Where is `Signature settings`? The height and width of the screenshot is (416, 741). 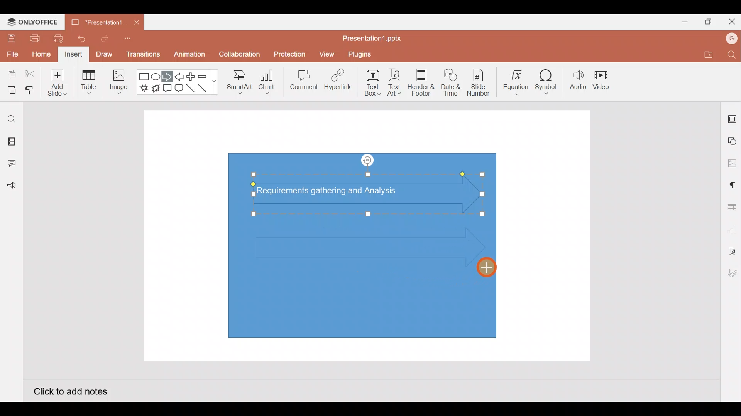
Signature settings is located at coordinates (731, 274).